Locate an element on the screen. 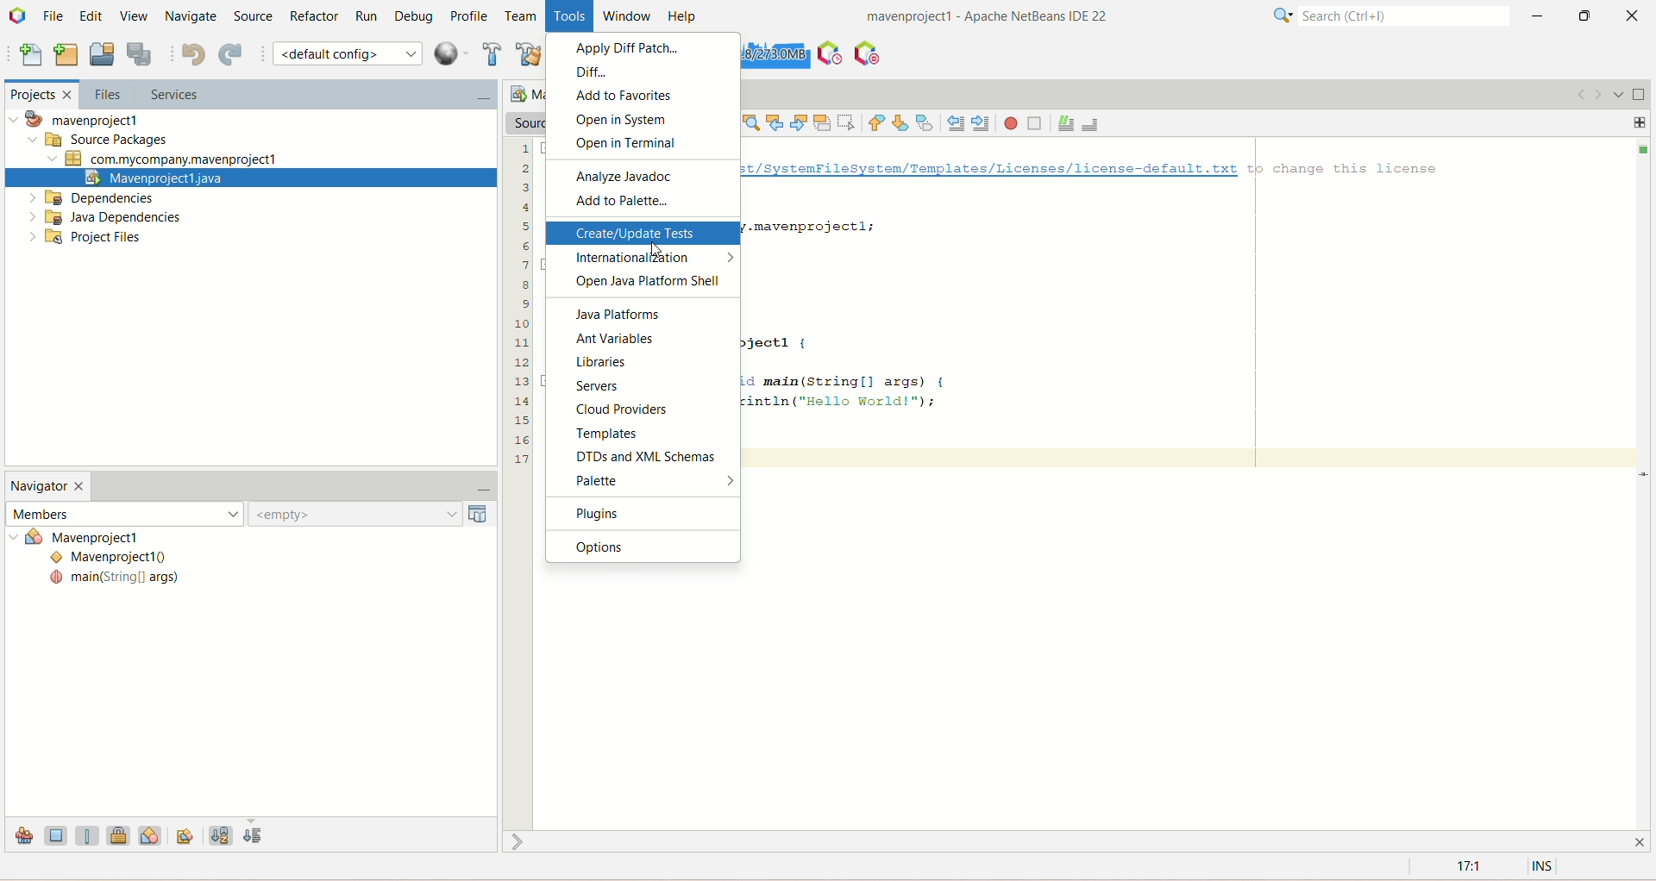  edit is located at coordinates (90, 16).